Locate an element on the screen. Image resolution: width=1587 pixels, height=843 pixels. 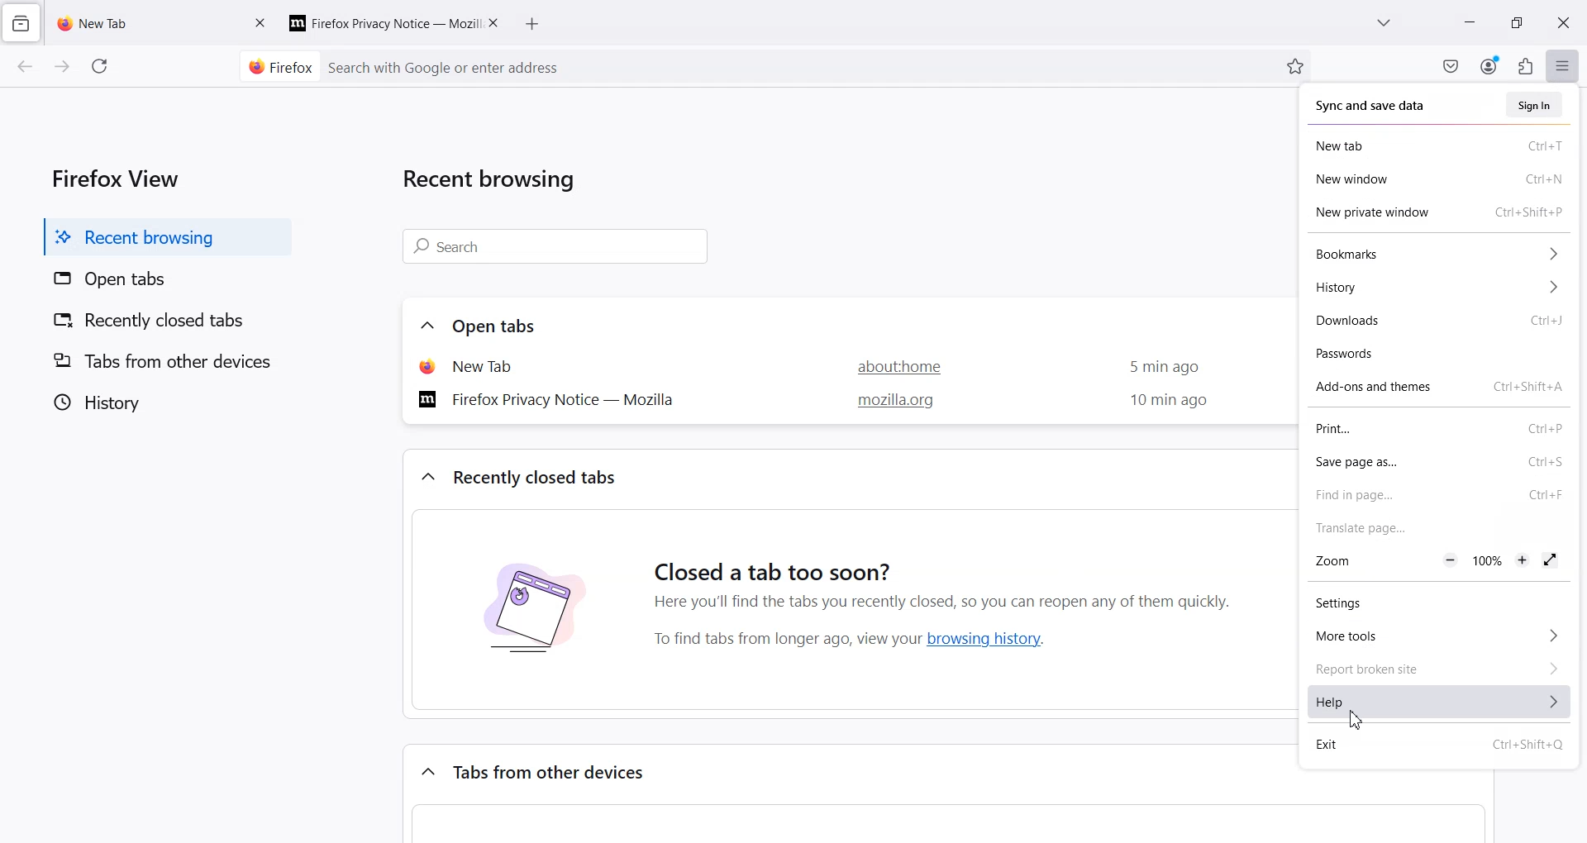
Extension's is located at coordinates (1525, 65).